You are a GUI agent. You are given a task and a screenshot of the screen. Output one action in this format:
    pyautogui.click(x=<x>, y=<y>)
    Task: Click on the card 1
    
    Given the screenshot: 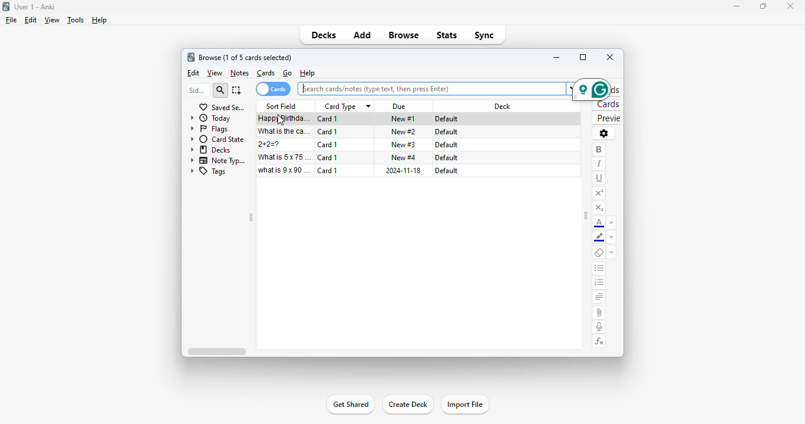 What is the action you would take?
    pyautogui.click(x=327, y=145)
    